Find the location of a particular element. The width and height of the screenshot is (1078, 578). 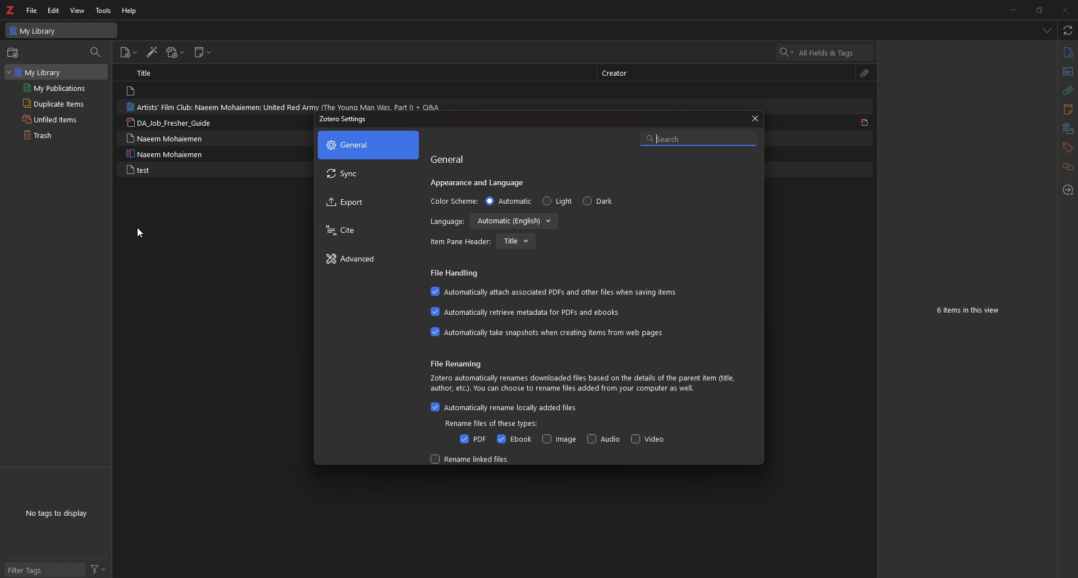

Title is located at coordinates (516, 241).